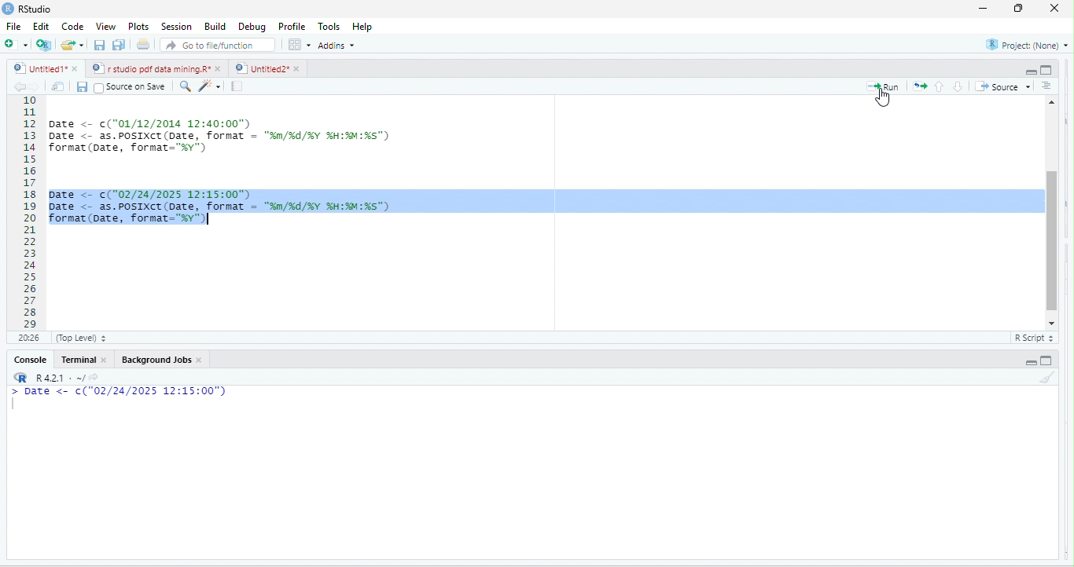  Describe the element at coordinates (108, 362) in the screenshot. I see `close` at that location.